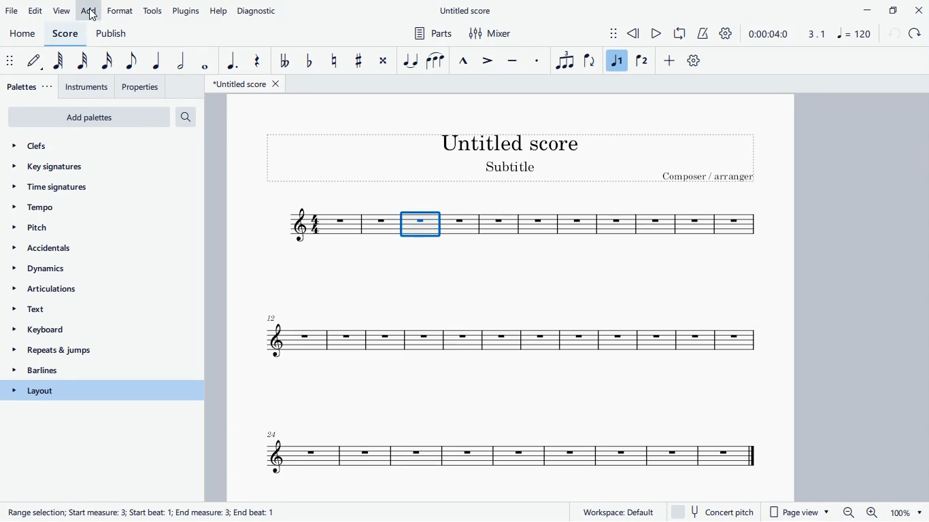 This screenshot has height=522, width=929. Describe the element at coordinates (324, 225) in the screenshot. I see `score` at that location.